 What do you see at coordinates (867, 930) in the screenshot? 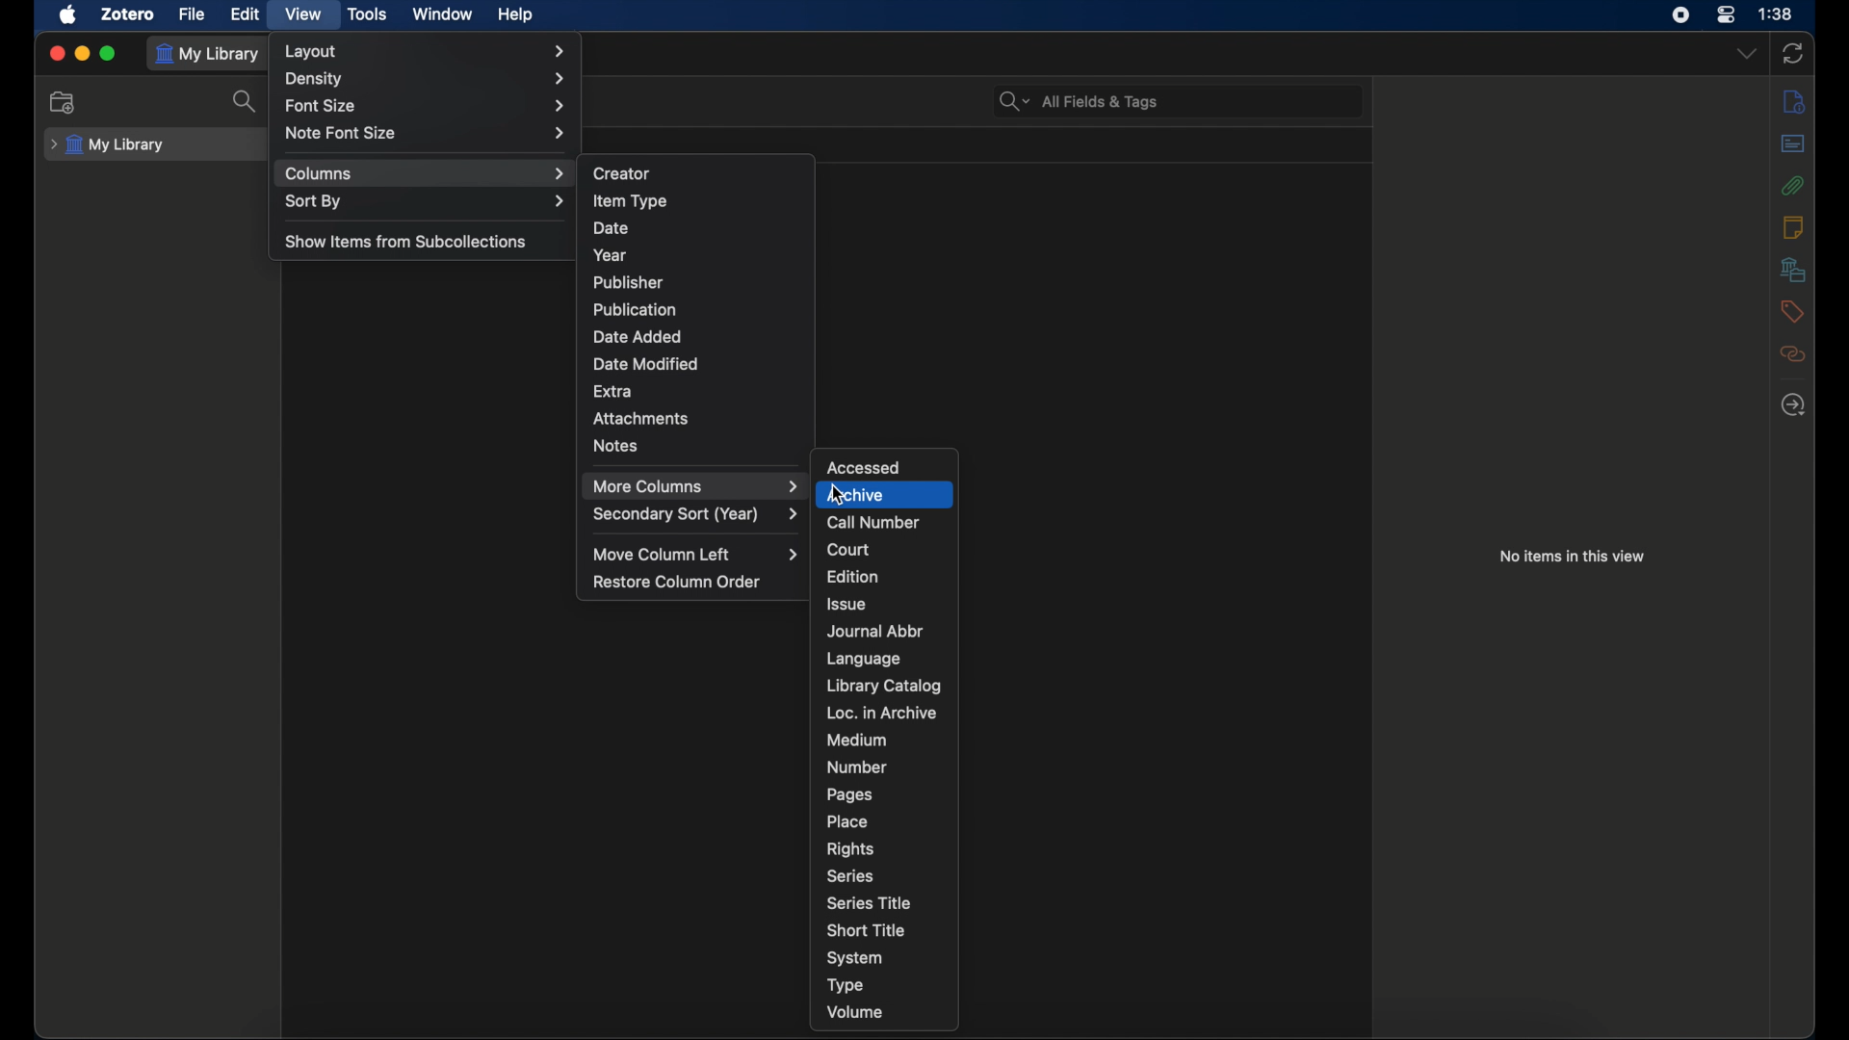
I see `short title` at bounding box center [867, 930].